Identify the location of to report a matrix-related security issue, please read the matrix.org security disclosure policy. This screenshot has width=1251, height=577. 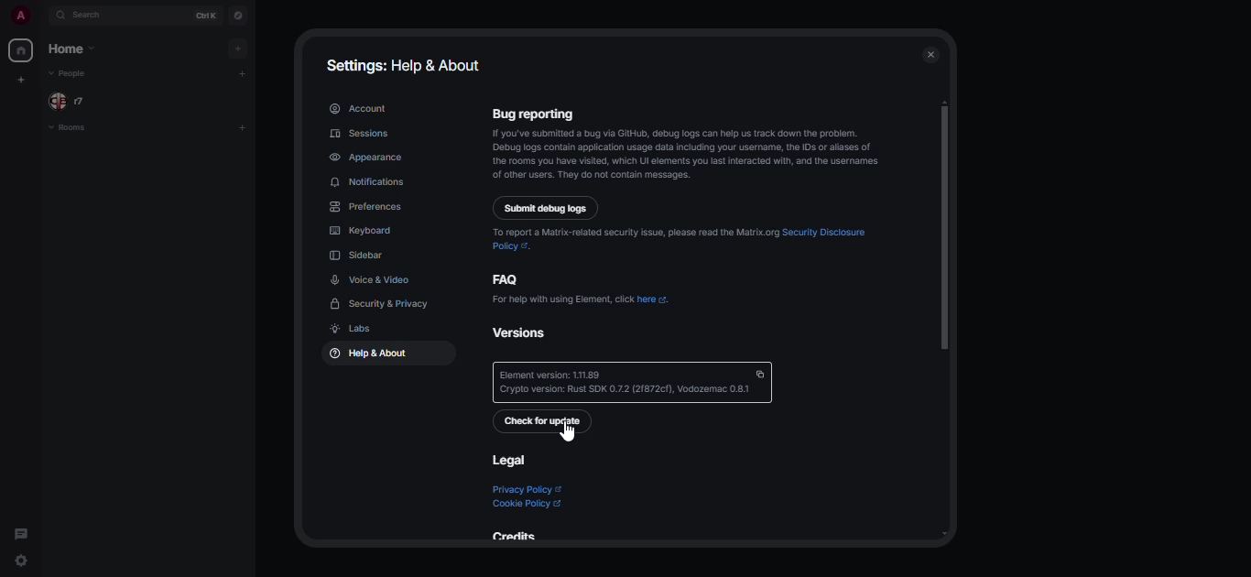
(684, 236).